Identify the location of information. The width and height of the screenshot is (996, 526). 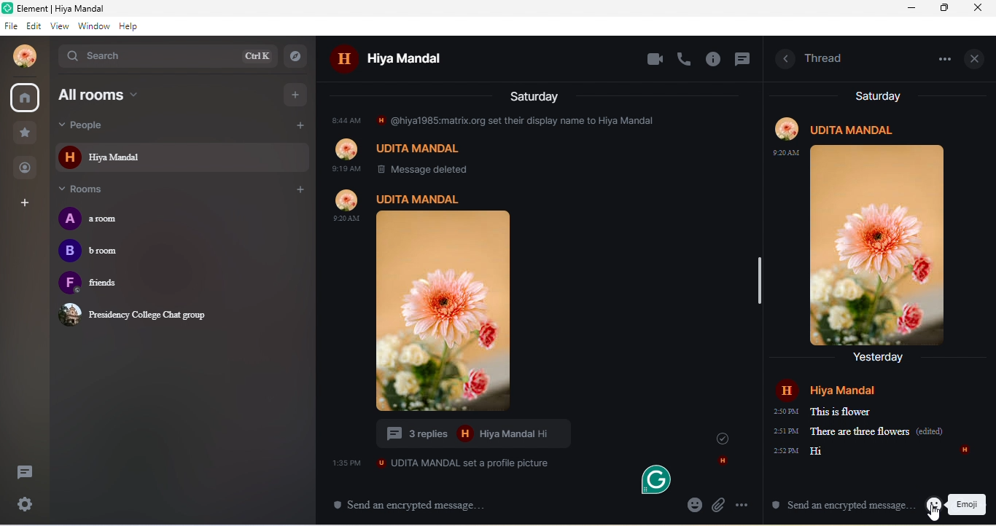
(713, 59).